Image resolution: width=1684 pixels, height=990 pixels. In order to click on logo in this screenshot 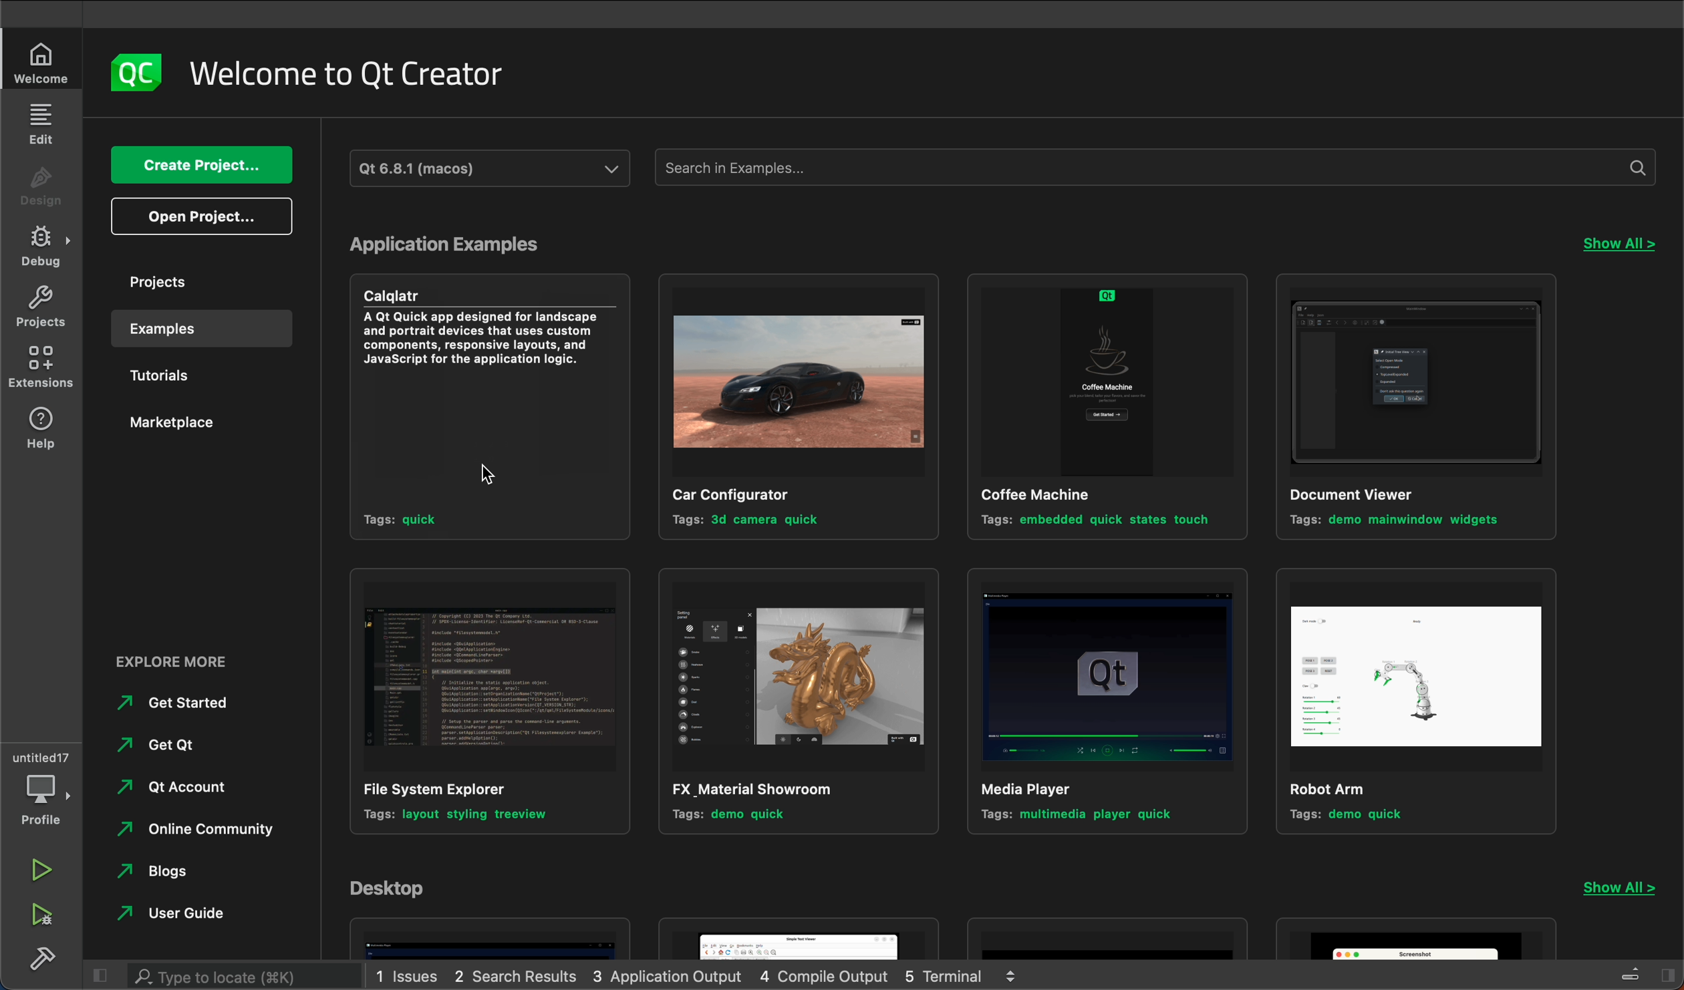, I will do `click(136, 70)`.